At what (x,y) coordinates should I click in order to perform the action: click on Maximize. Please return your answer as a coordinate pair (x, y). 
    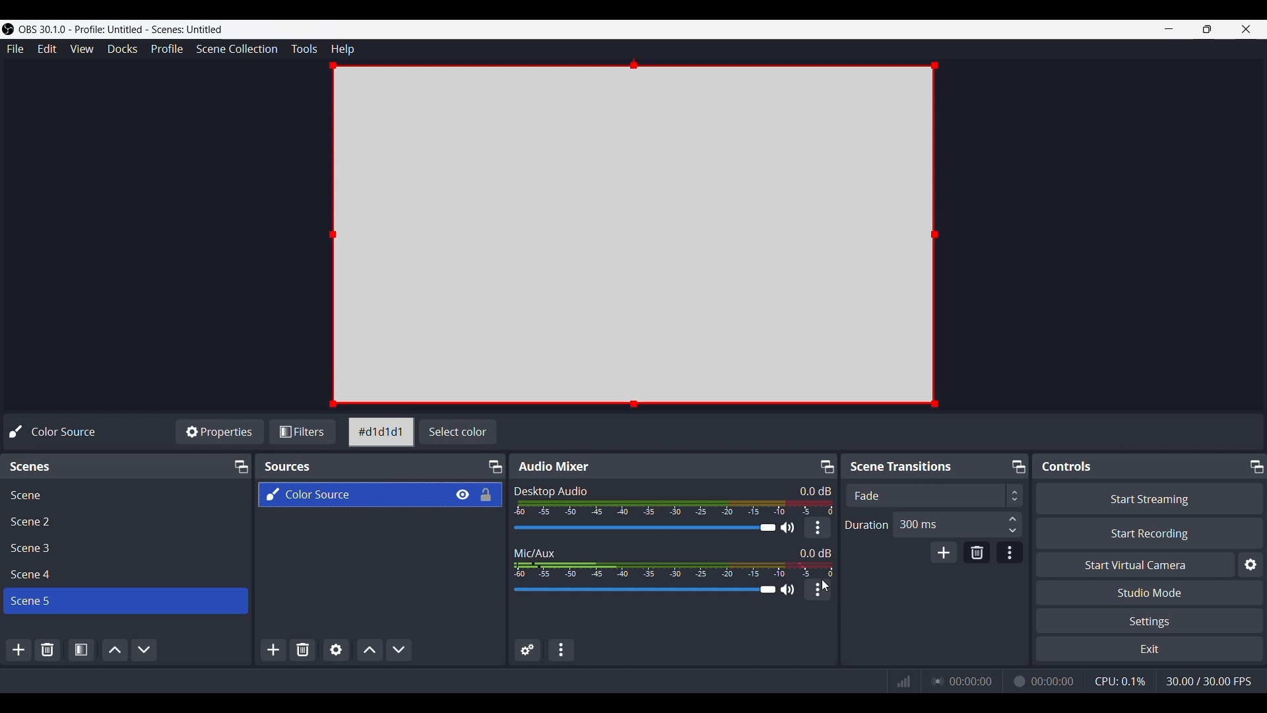
    Looking at the image, I should click on (1256, 465).